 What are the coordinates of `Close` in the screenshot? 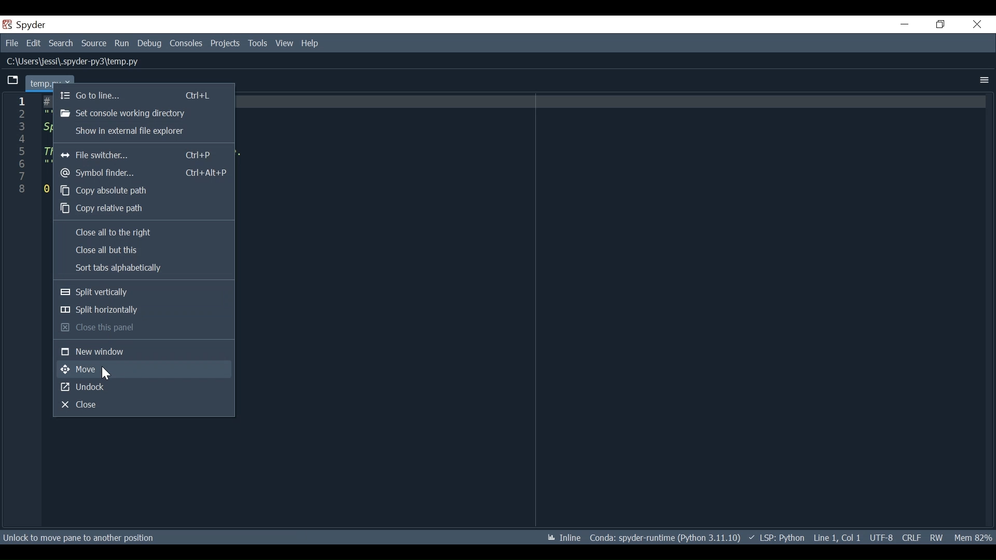 It's located at (978, 24).